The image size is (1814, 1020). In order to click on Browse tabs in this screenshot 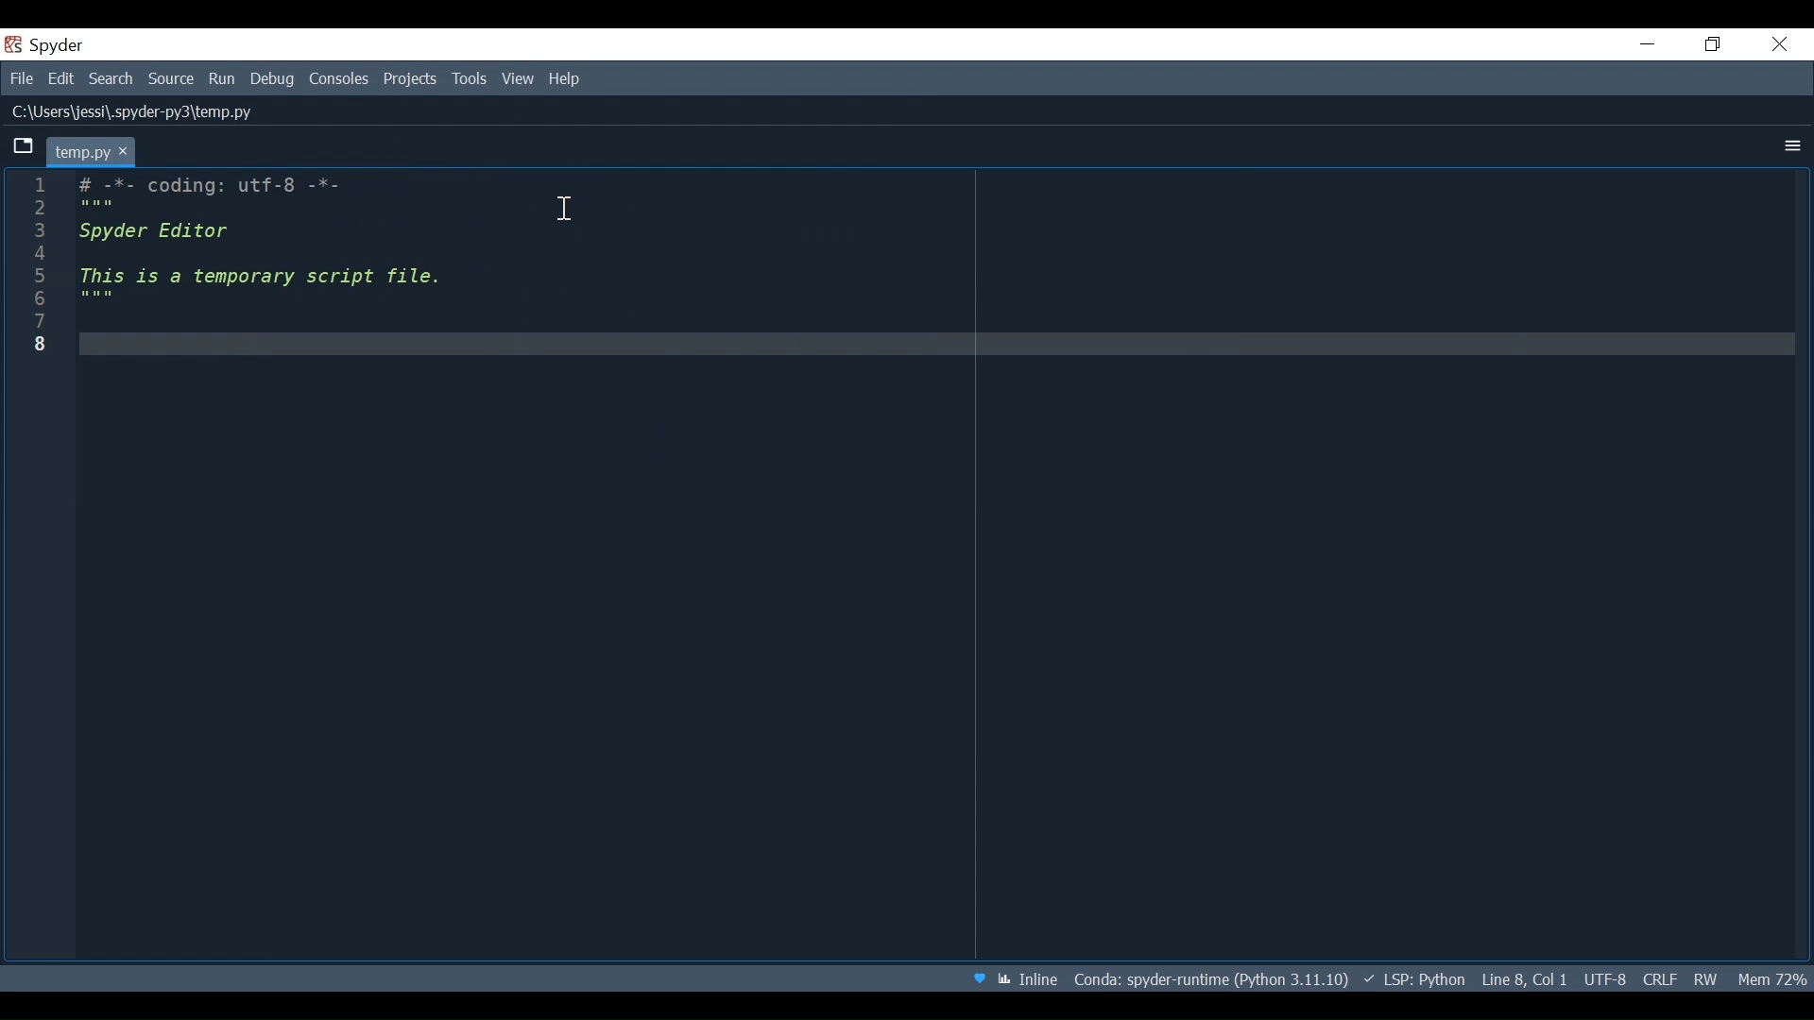, I will do `click(25, 147)`.